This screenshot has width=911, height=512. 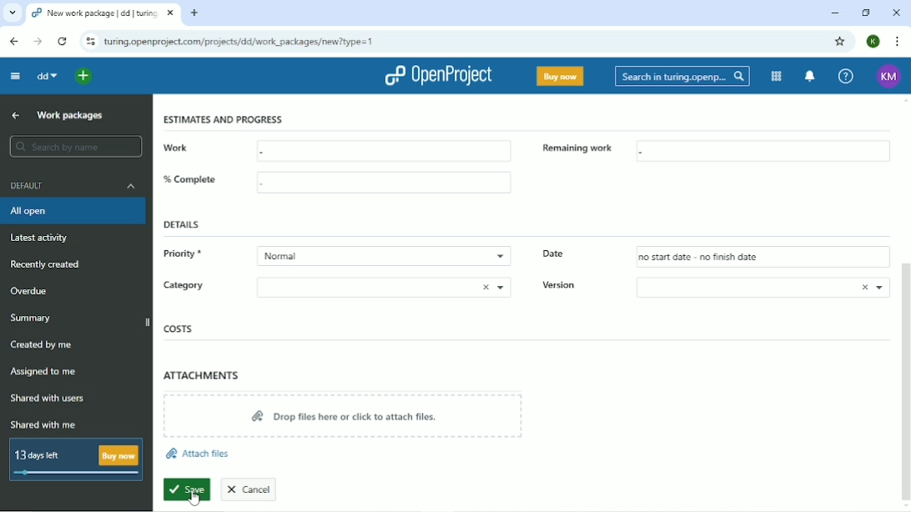 What do you see at coordinates (183, 223) in the screenshot?
I see `Details` at bounding box center [183, 223].